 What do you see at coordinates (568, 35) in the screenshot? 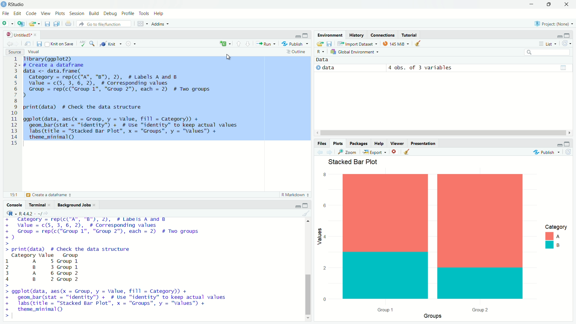
I see `Maximize` at bounding box center [568, 35].